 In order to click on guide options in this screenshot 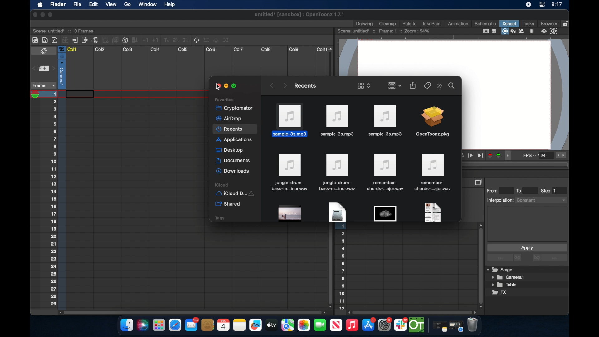, I will do `click(489, 31)`.